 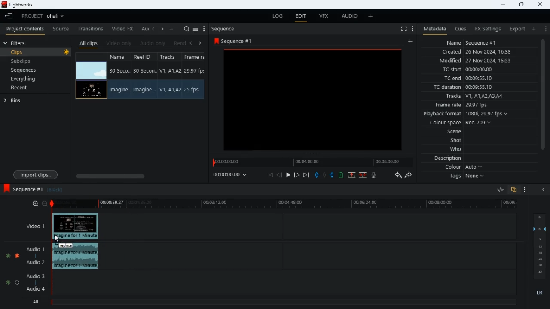 I want to click on close, so click(x=545, y=190).